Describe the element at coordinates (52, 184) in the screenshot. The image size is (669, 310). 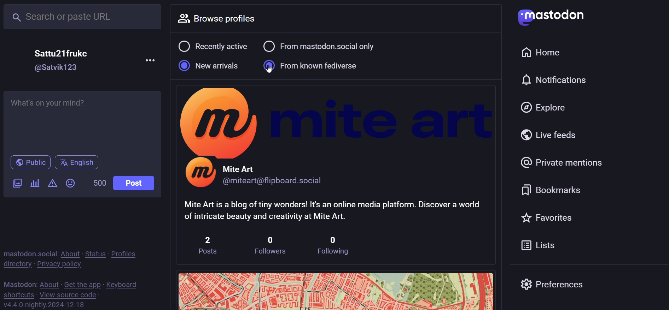
I see `content warning` at that location.